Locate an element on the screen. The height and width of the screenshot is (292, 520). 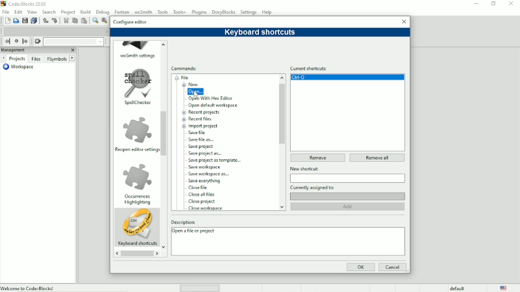
Remove all is located at coordinates (377, 157).